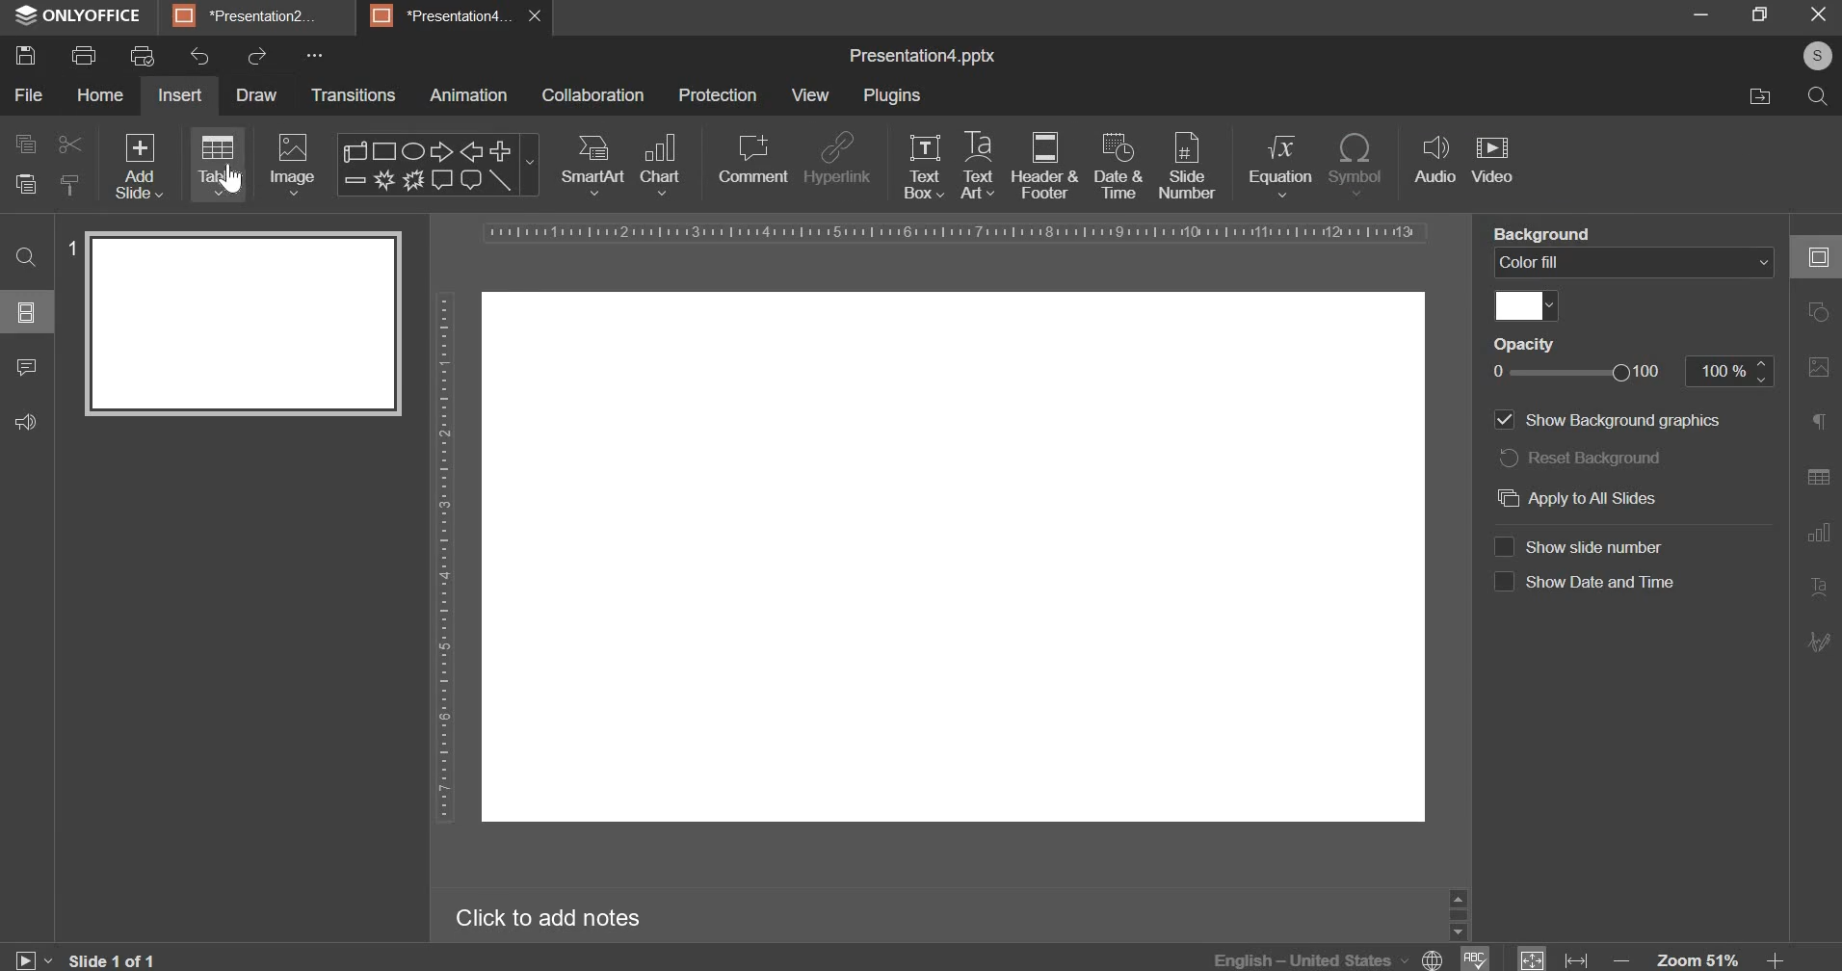 The width and height of the screenshot is (1842, 971). What do you see at coordinates (1521, 344) in the screenshot?
I see `Opacity` at bounding box center [1521, 344].